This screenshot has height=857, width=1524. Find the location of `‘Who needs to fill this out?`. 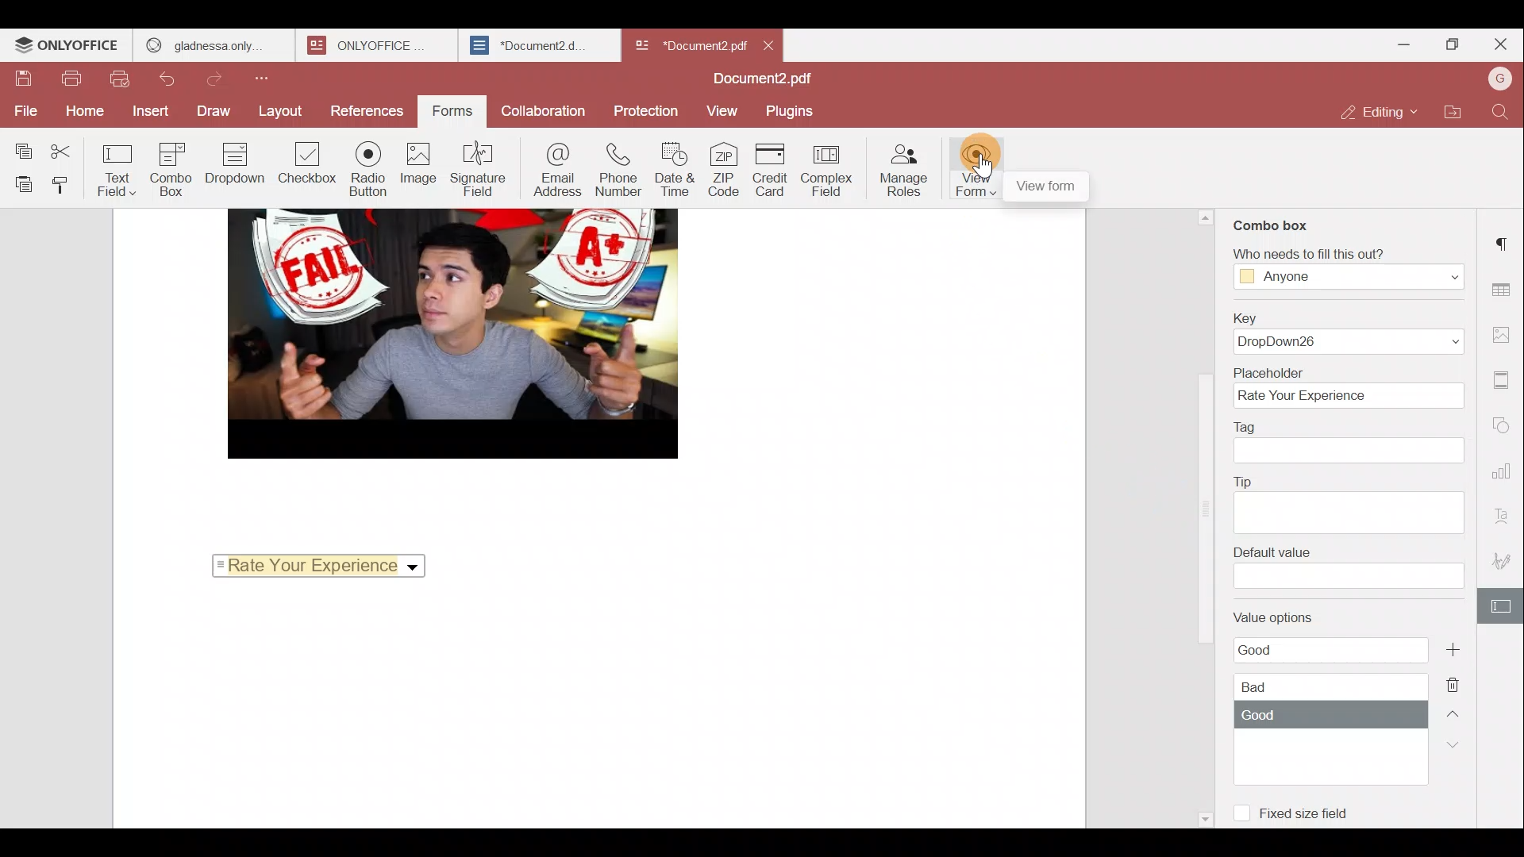

‘Who needs to fill this out? is located at coordinates (1340, 268).